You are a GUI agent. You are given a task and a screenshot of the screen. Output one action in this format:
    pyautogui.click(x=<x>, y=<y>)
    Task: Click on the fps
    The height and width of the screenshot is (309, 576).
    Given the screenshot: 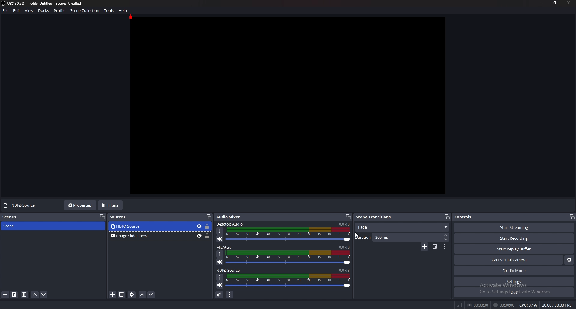 What is the action you would take?
    pyautogui.click(x=556, y=304)
    